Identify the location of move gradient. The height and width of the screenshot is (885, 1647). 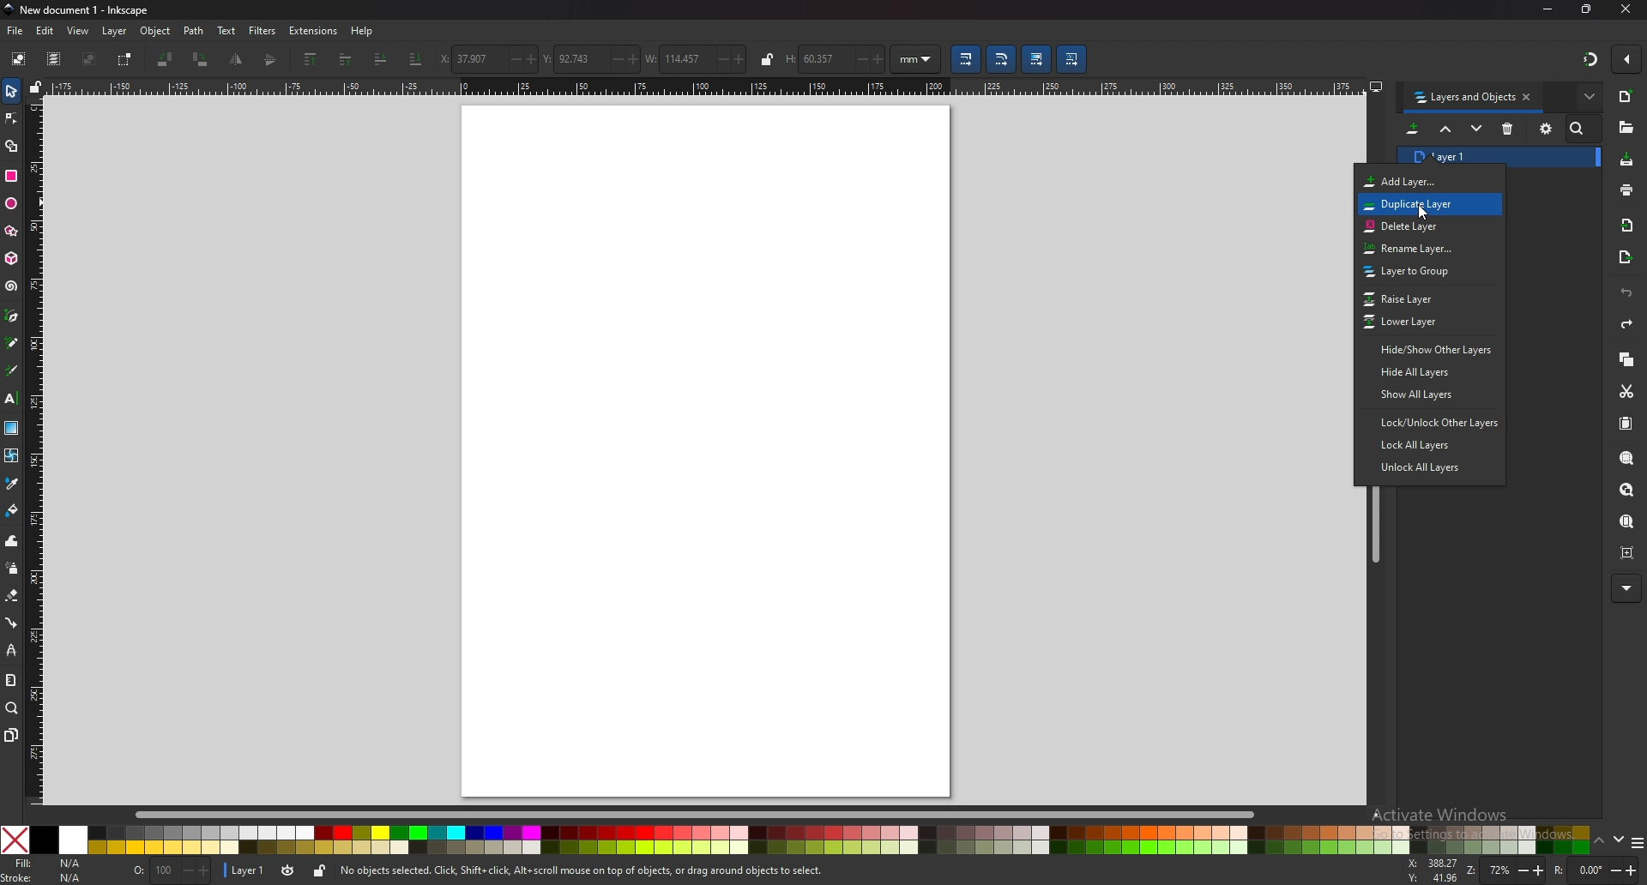
(1036, 59).